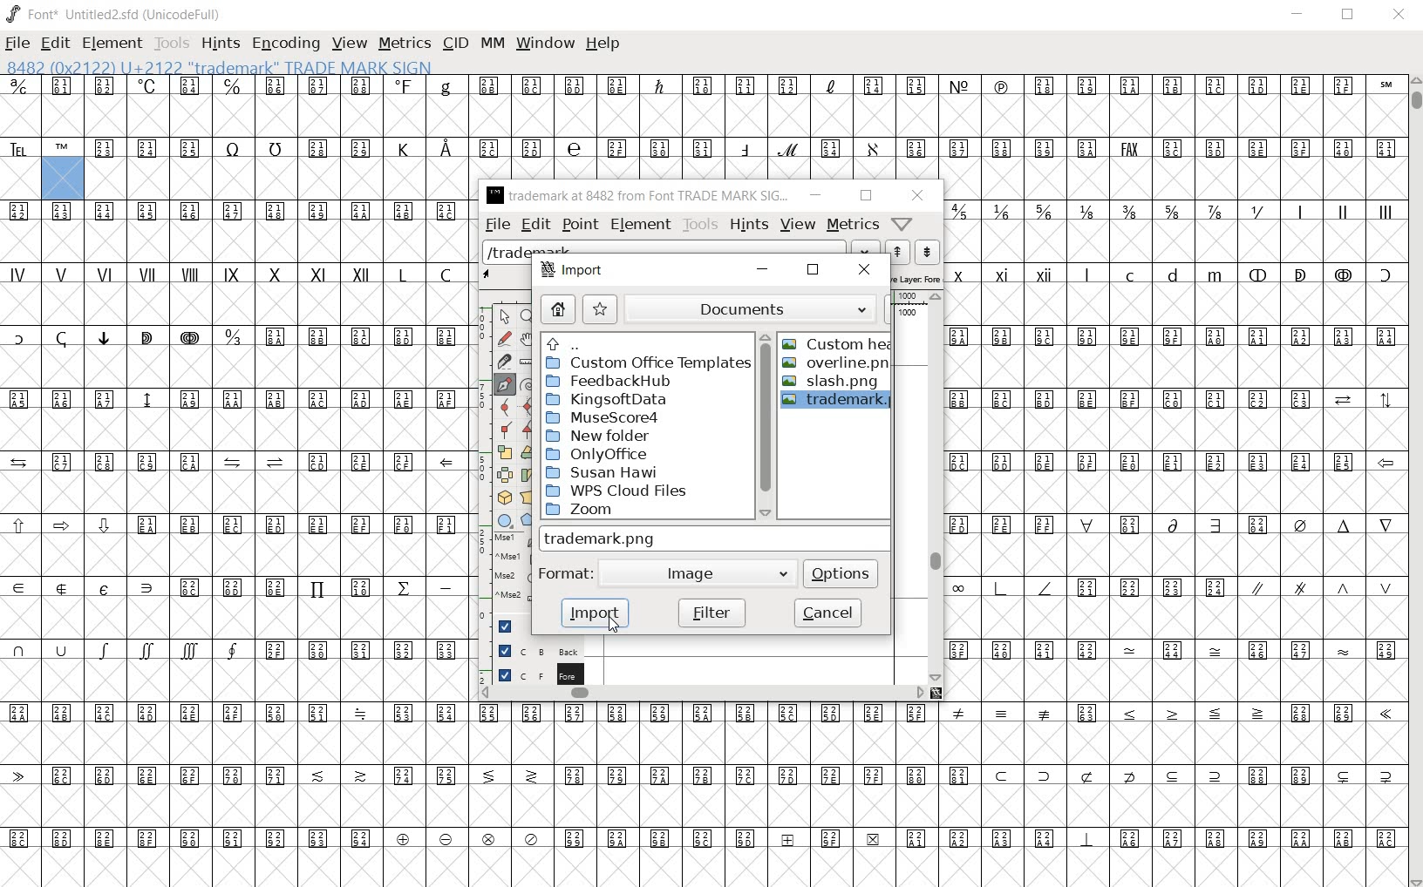 The height and width of the screenshot is (887, 1423). What do you see at coordinates (217, 67) in the screenshot?
I see `8482 (0x2122) U+2122 "trademark" Trade Mark Sign` at bounding box center [217, 67].